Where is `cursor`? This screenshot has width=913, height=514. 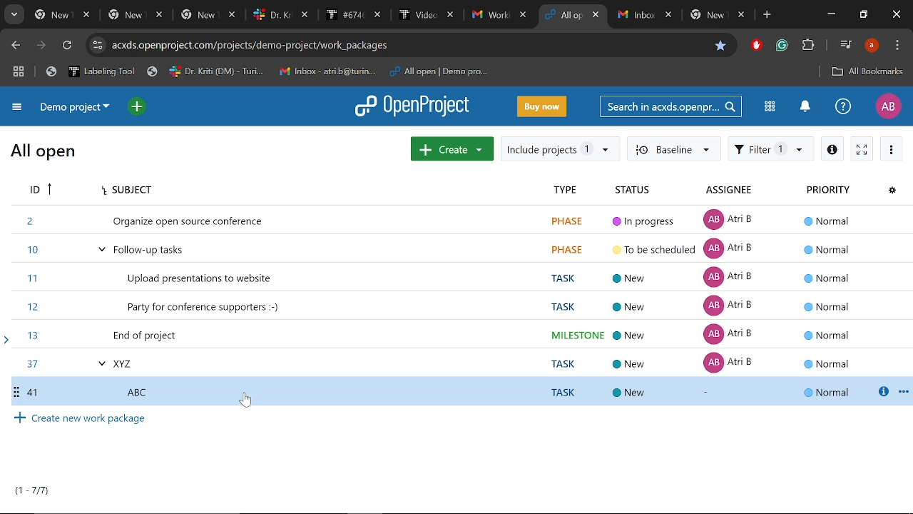
cursor is located at coordinates (248, 403).